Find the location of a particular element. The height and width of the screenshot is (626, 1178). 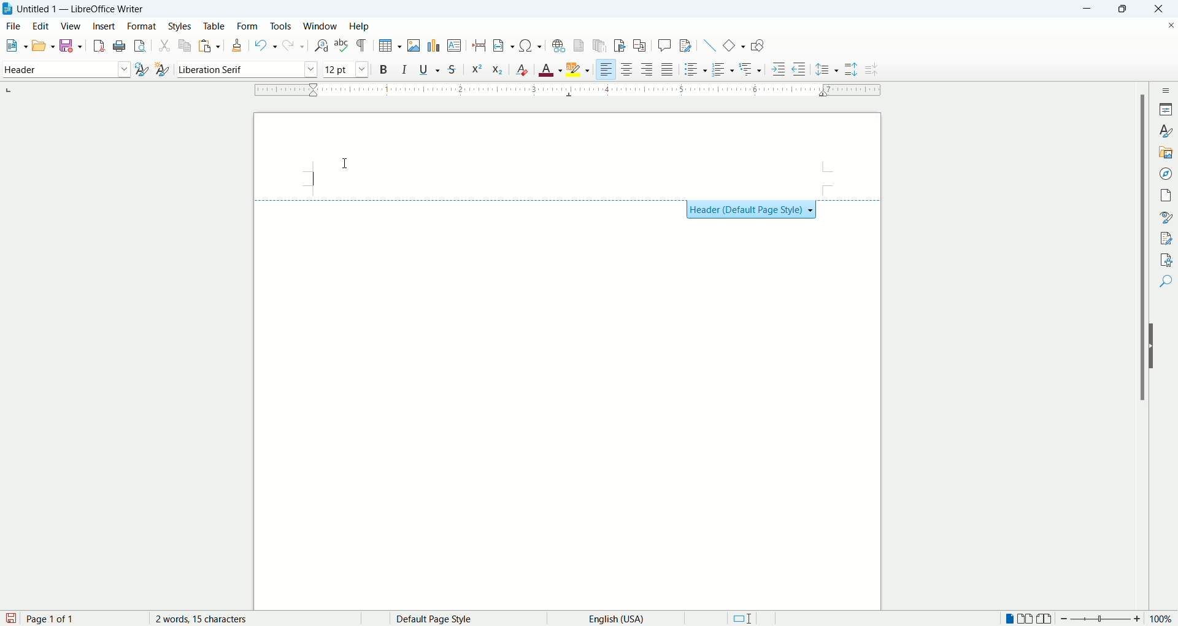

Header (Default Page Style) + } is located at coordinates (753, 211).